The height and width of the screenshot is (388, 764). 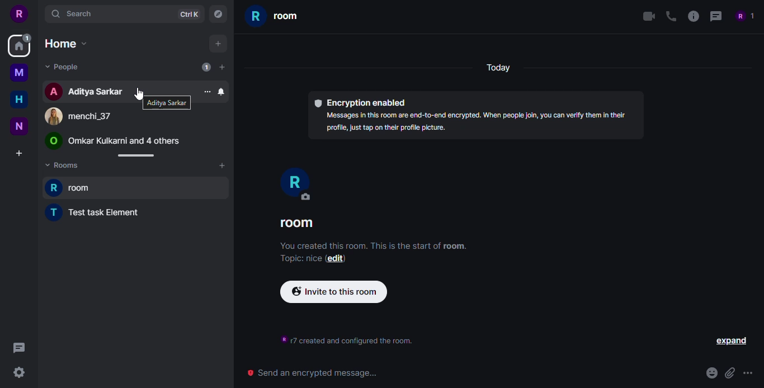 What do you see at coordinates (134, 155) in the screenshot?
I see `adjust` at bounding box center [134, 155].